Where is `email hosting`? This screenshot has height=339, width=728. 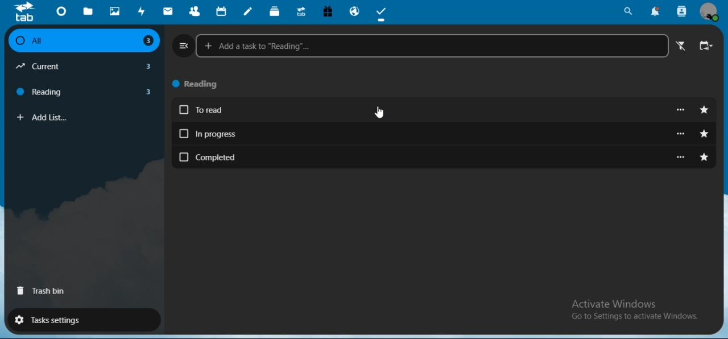
email hosting is located at coordinates (355, 12).